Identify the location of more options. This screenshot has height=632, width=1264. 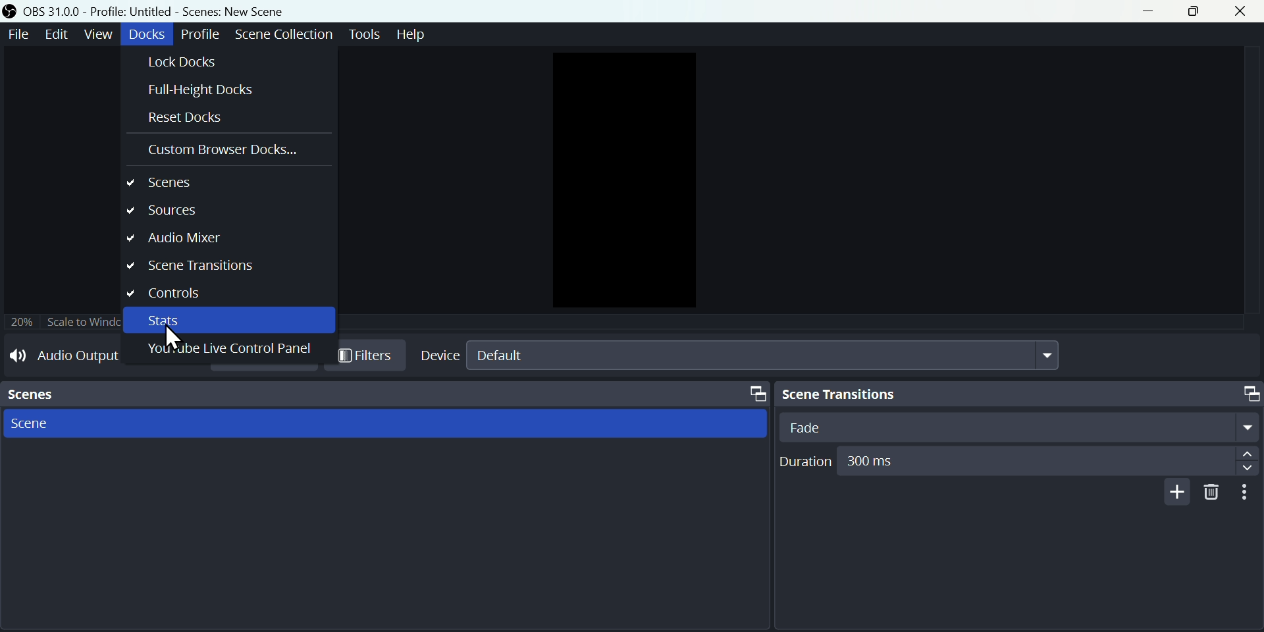
(1244, 493).